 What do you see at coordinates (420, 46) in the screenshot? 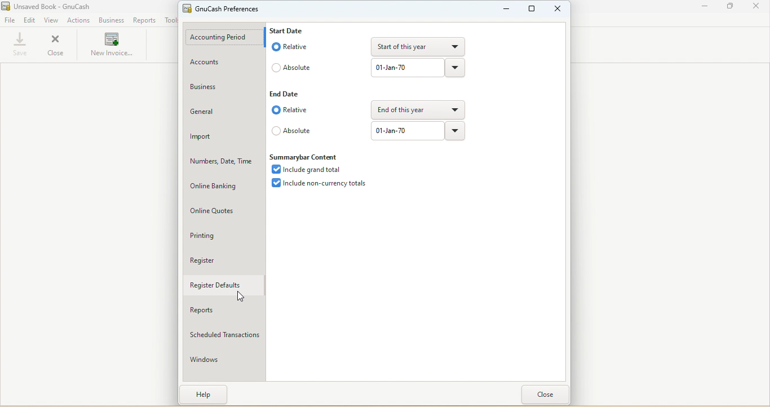
I see `Drop down` at bounding box center [420, 46].